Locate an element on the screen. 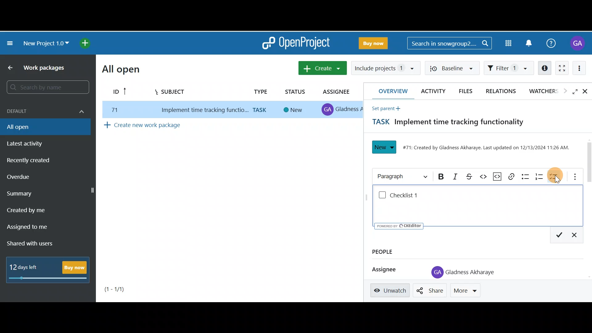  Watchers is located at coordinates (543, 92).